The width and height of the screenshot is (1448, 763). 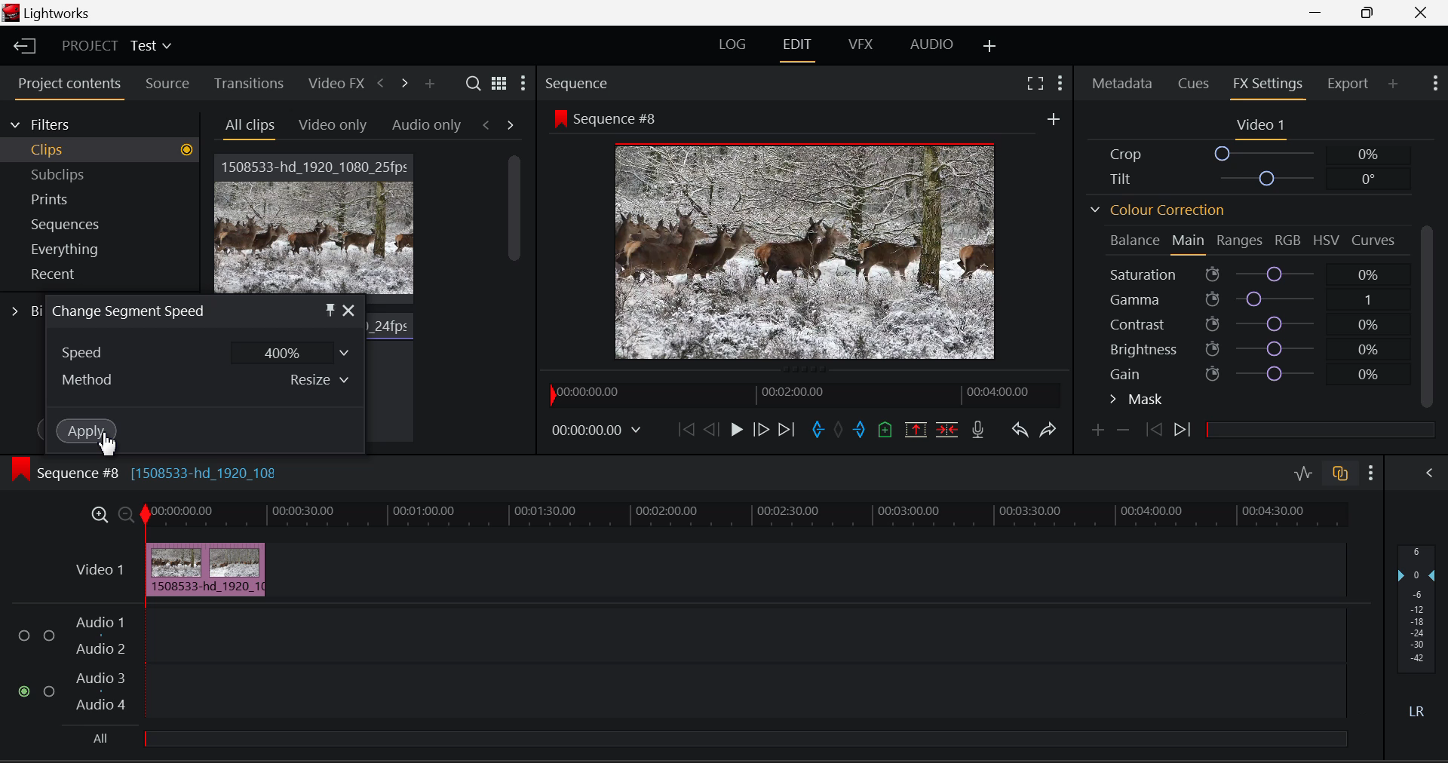 What do you see at coordinates (1264, 84) in the screenshot?
I see `FX Settings` at bounding box center [1264, 84].